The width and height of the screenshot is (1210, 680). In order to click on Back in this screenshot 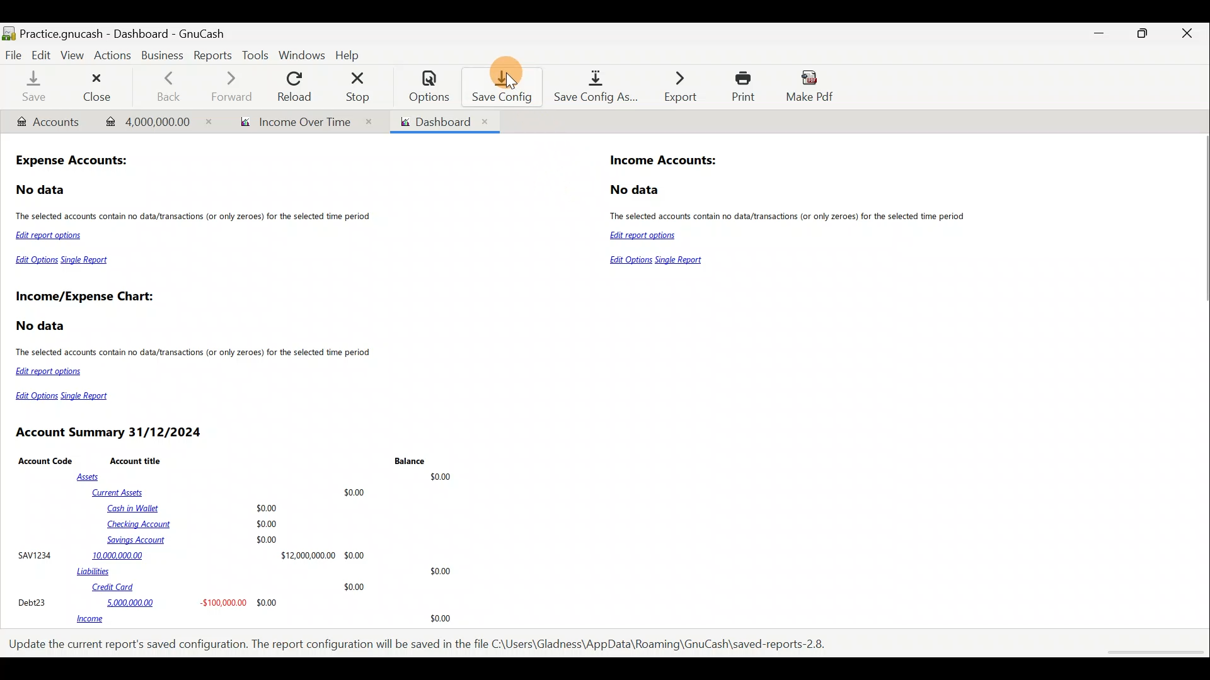, I will do `click(168, 85)`.